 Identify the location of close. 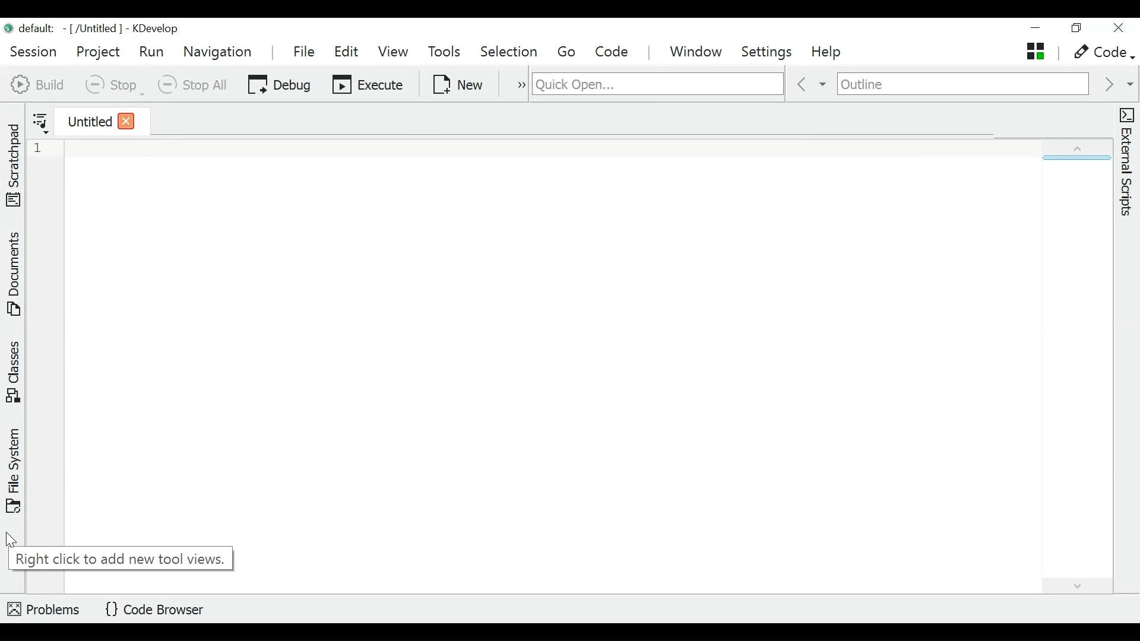
(1120, 28).